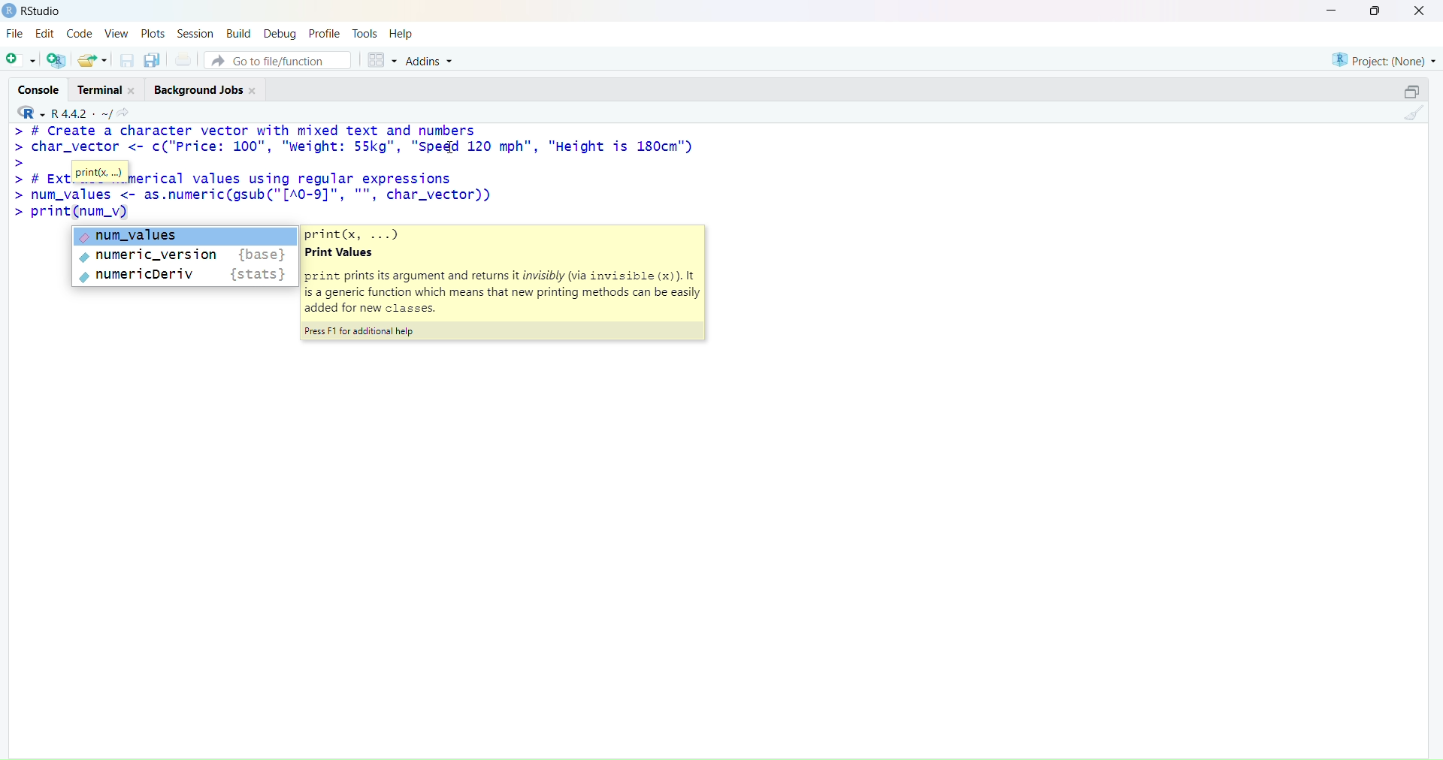 This screenshot has height=760, width=1443. What do you see at coordinates (280, 35) in the screenshot?
I see `debug` at bounding box center [280, 35].